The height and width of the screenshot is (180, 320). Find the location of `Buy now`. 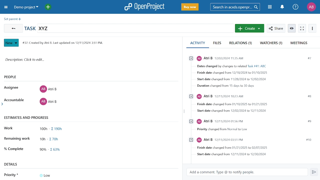

Buy now is located at coordinates (189, 7).